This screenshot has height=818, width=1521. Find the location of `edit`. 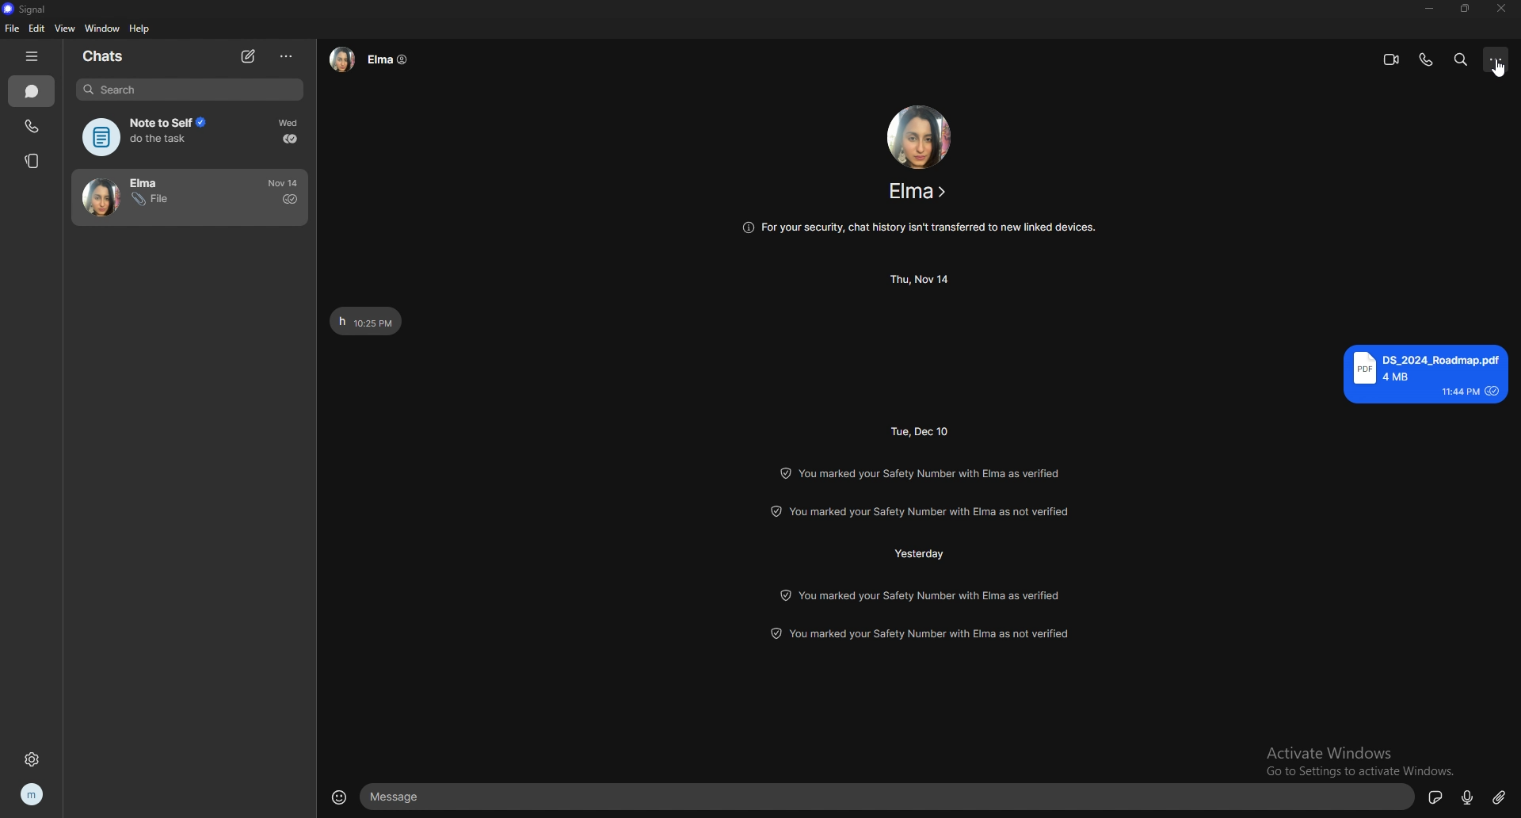

edit is located at coordinates (36, 29).